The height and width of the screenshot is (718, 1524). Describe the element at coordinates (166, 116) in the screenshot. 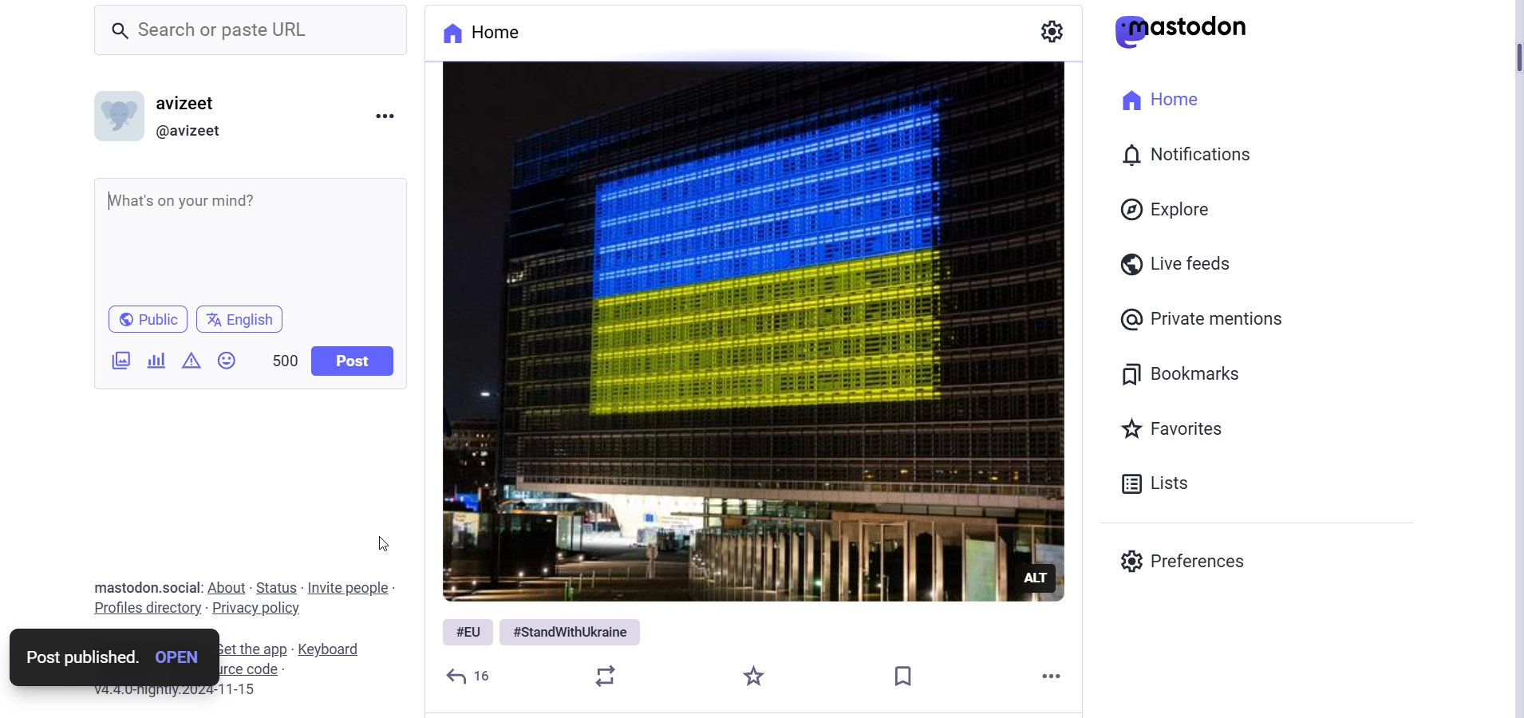

I see `Profile` at that location.